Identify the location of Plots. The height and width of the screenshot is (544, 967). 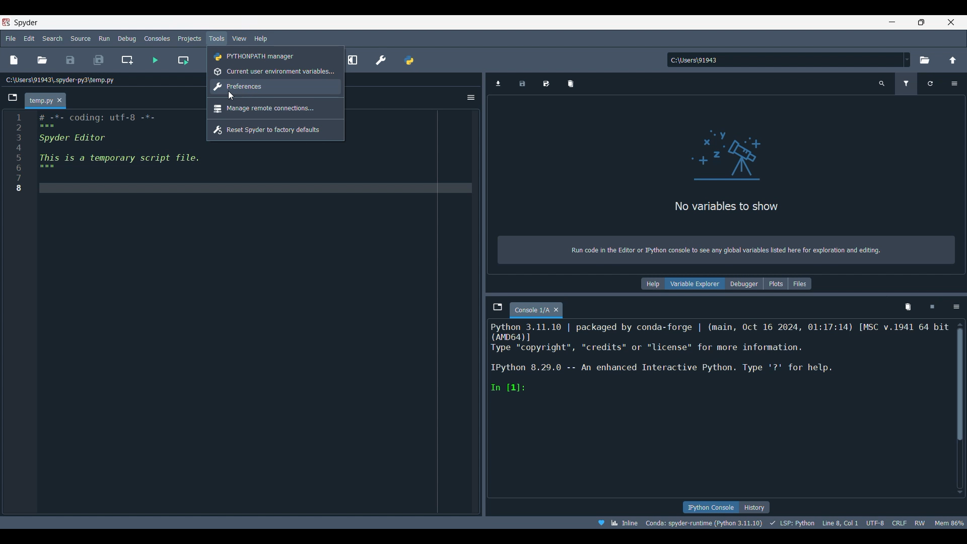
(776, 284).